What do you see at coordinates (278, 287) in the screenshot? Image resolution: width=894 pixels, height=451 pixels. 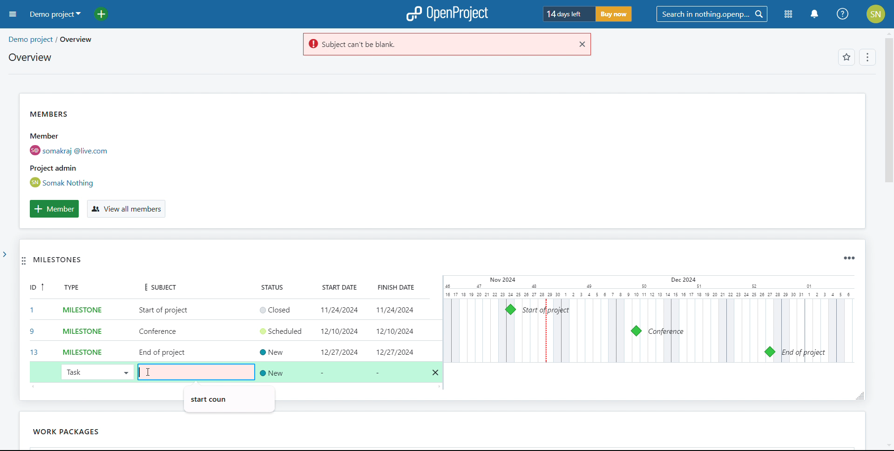 I see `status` at bounding box center [278, 287].